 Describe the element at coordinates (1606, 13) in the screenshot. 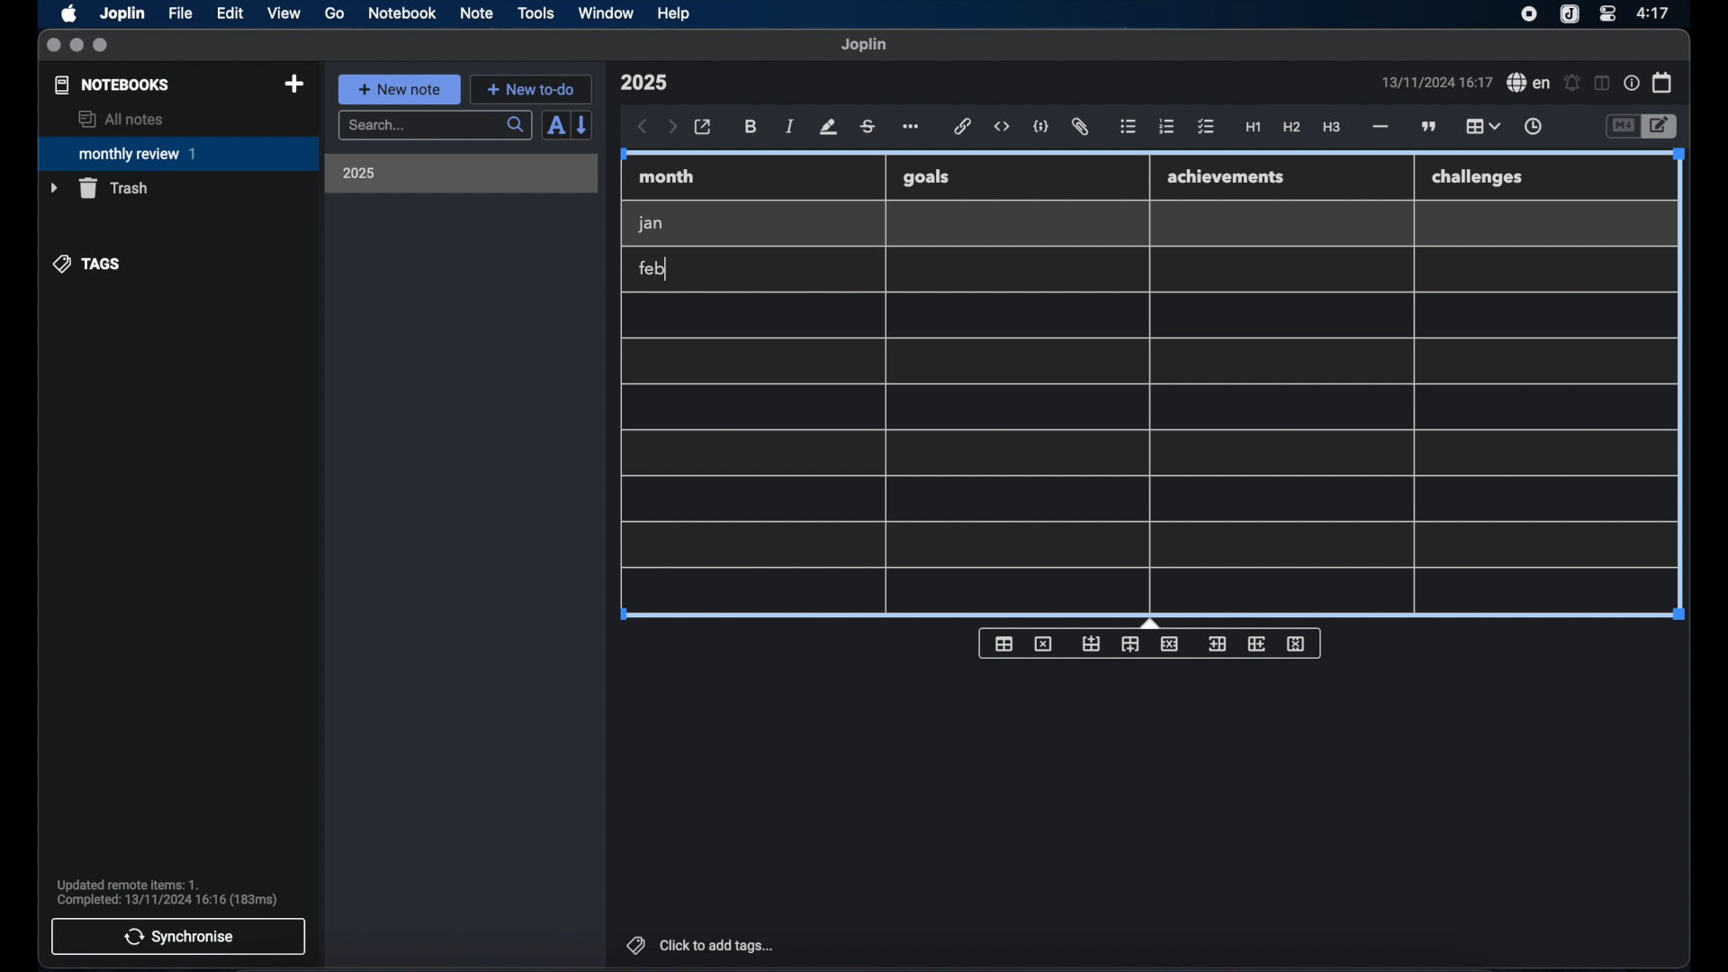

I see `control center` at that location.